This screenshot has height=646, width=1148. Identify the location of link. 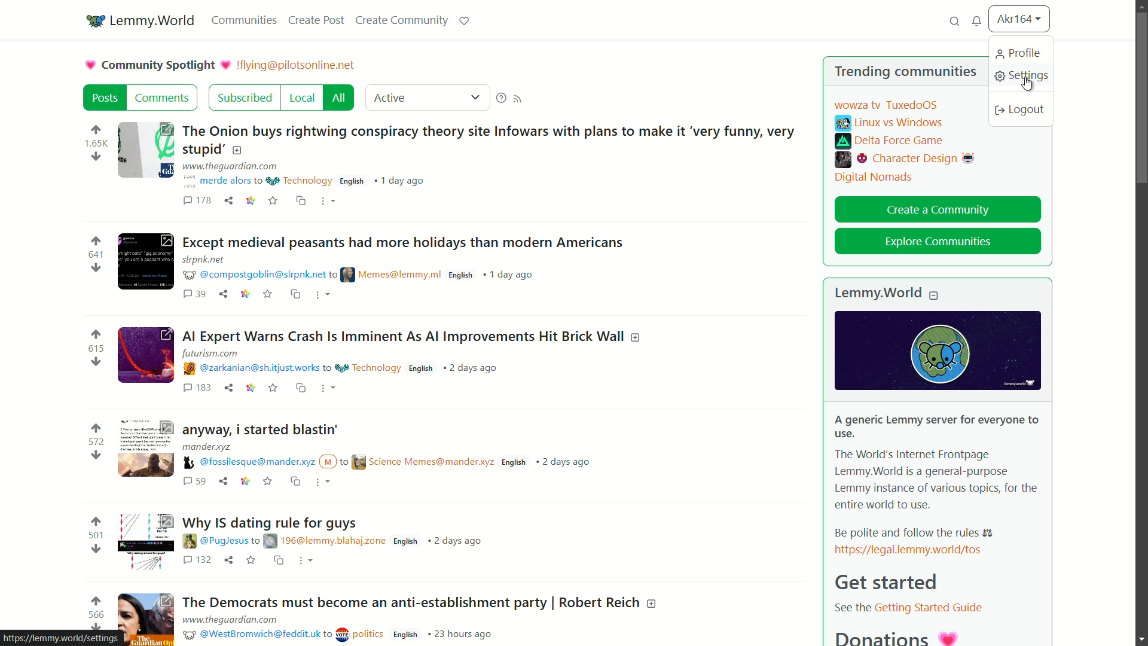
(243, 292).